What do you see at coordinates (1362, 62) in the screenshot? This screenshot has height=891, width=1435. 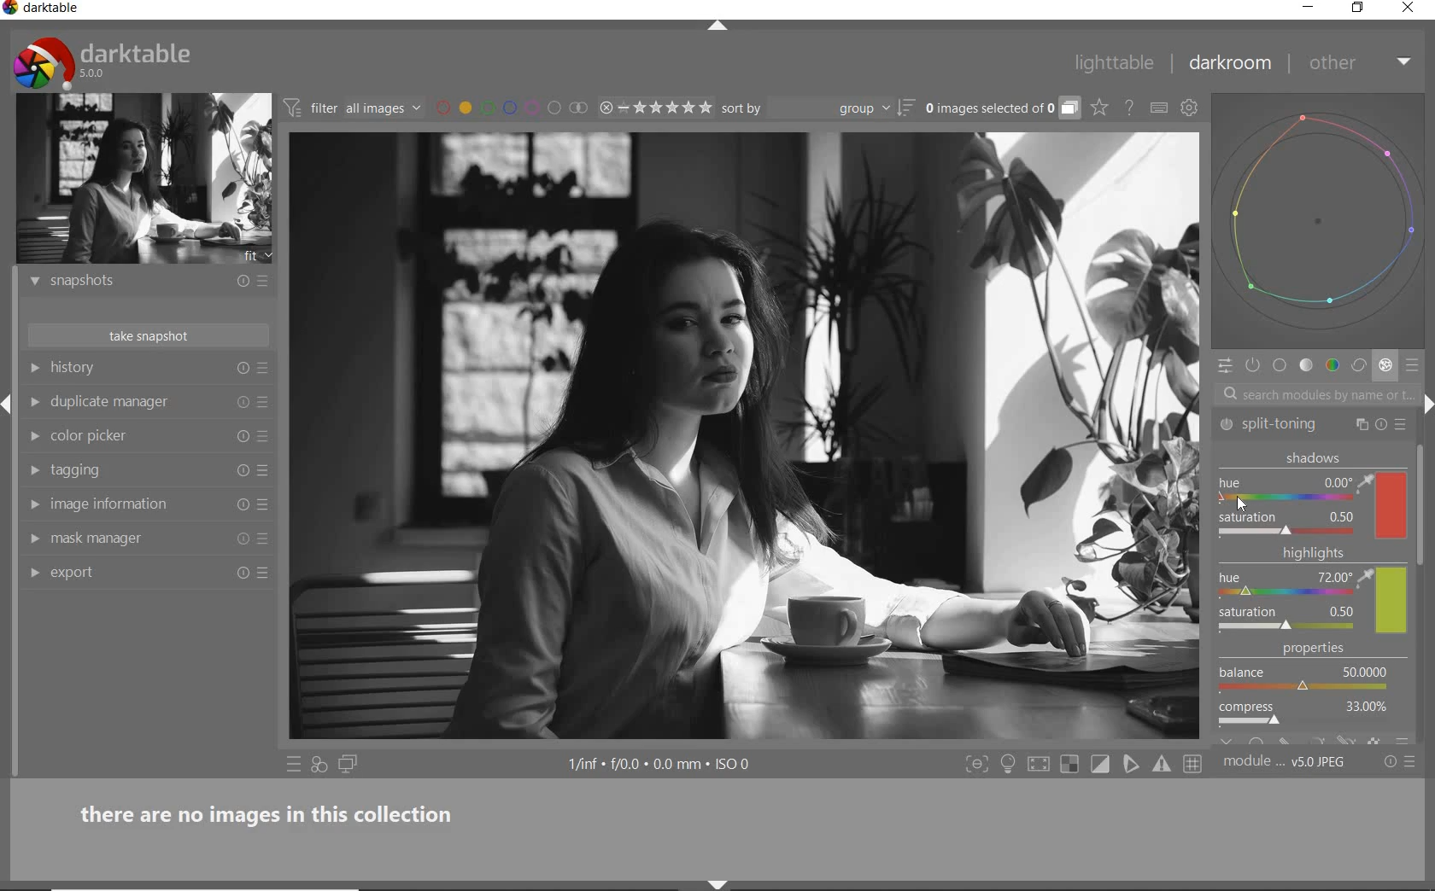 I see `other` at bounding box center [1362, 62].